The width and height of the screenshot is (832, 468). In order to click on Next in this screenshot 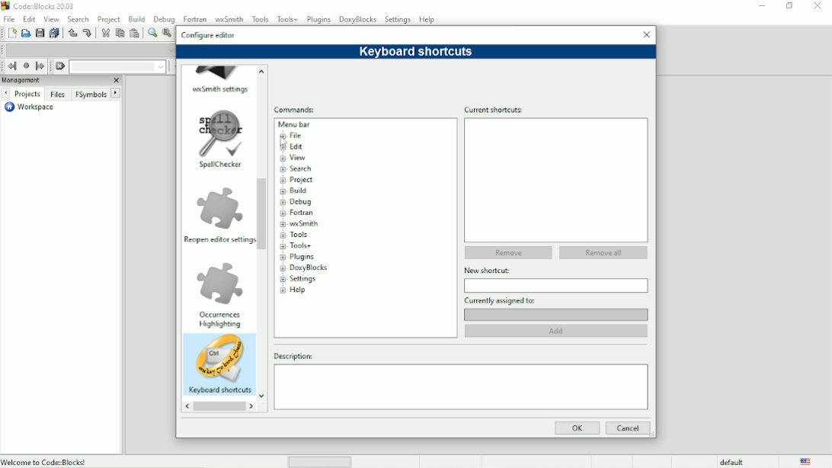, I will do `click(5, 94)`.